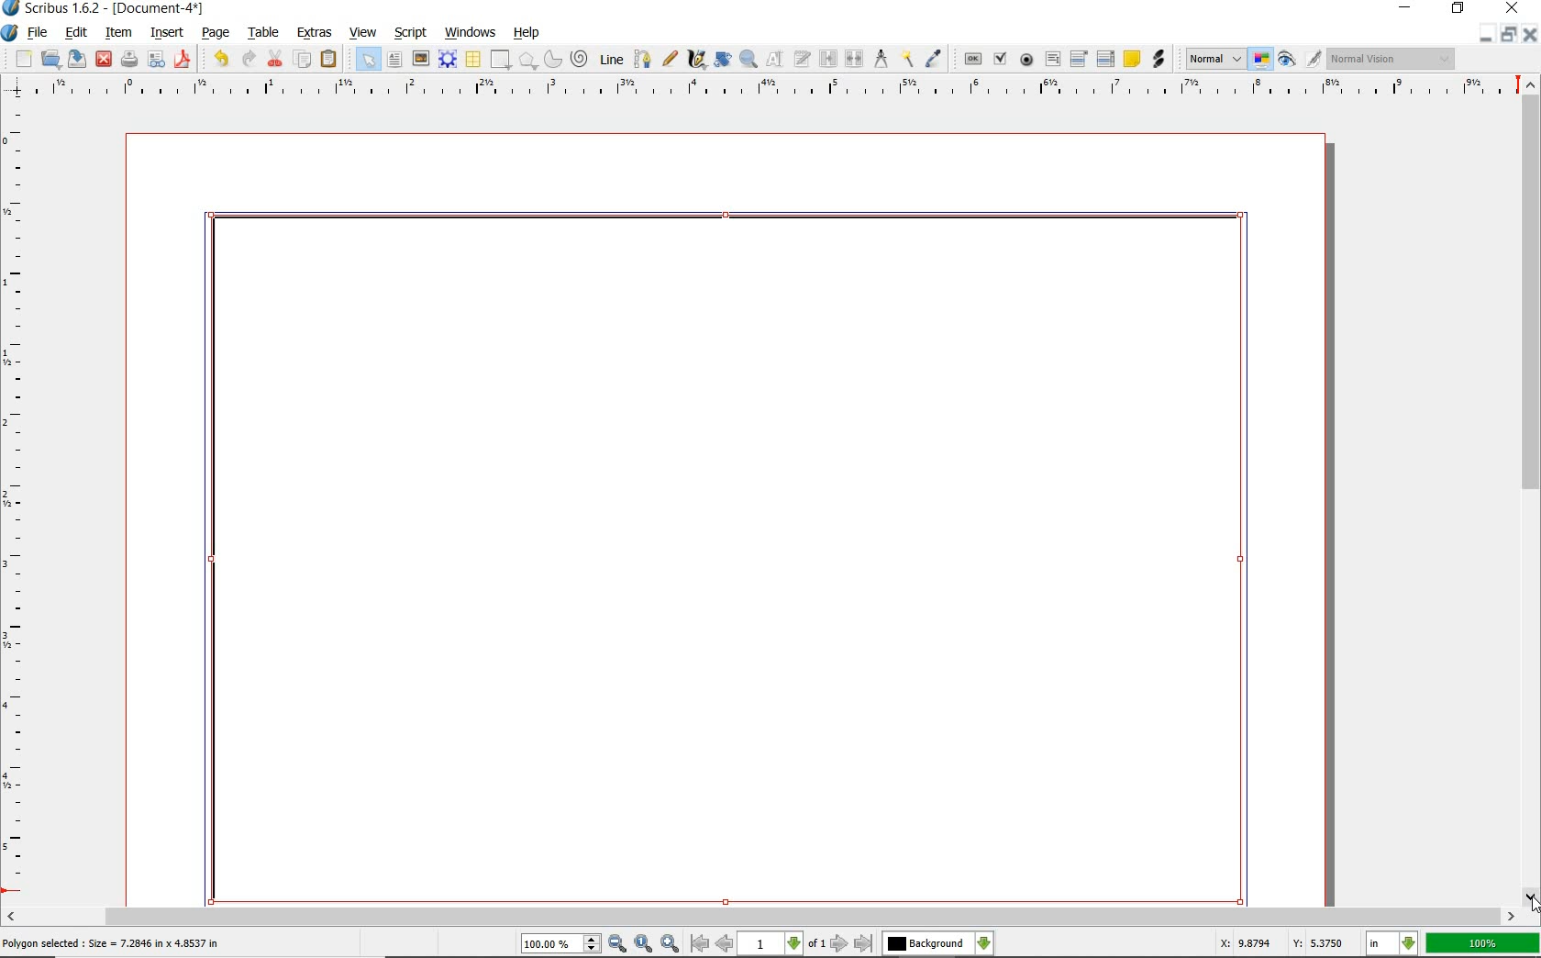 The height and width of the screenshot is (958, 1541). Describe the element at coordinates (1509, 35) in the screenshot. I see `restore` at that location.